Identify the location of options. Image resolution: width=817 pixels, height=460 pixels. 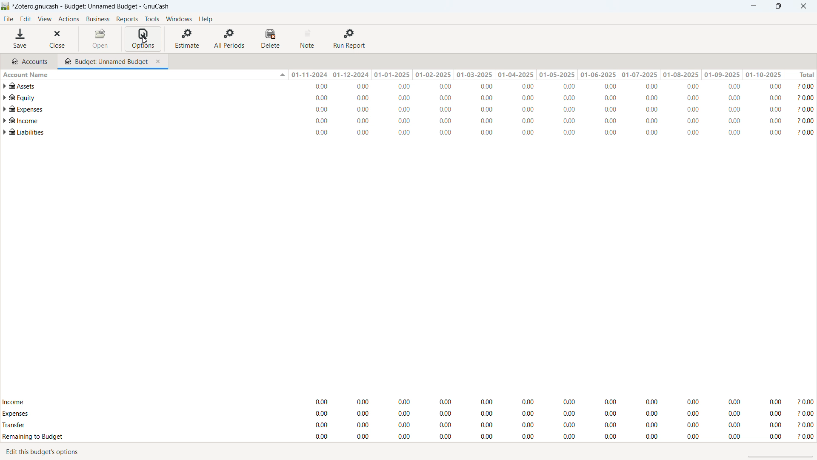
(143, 39).